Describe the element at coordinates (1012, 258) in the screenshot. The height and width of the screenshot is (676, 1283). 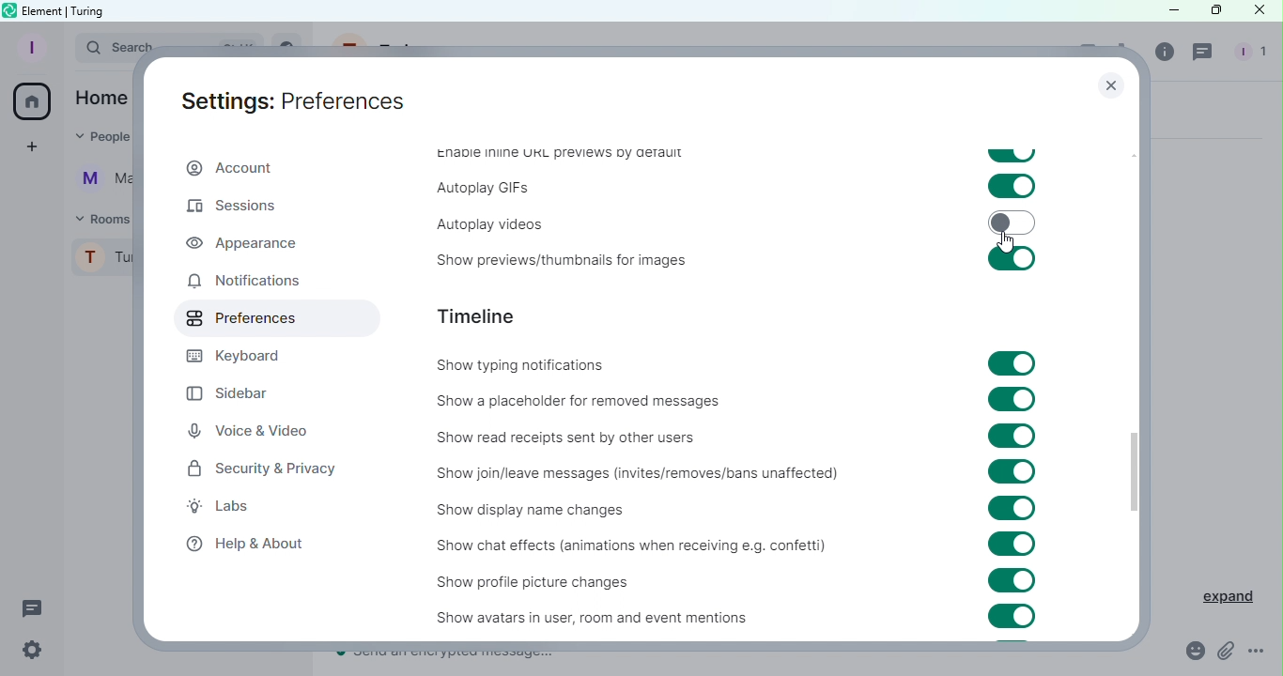
I see `Toggle` at that location.